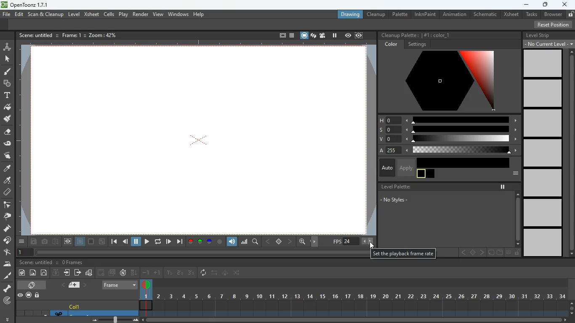 This screenshot has height=323, width=575. What do you see at coordinates (280, 241) in the screenshot?
I see `center` at bounding box center [280, 241].